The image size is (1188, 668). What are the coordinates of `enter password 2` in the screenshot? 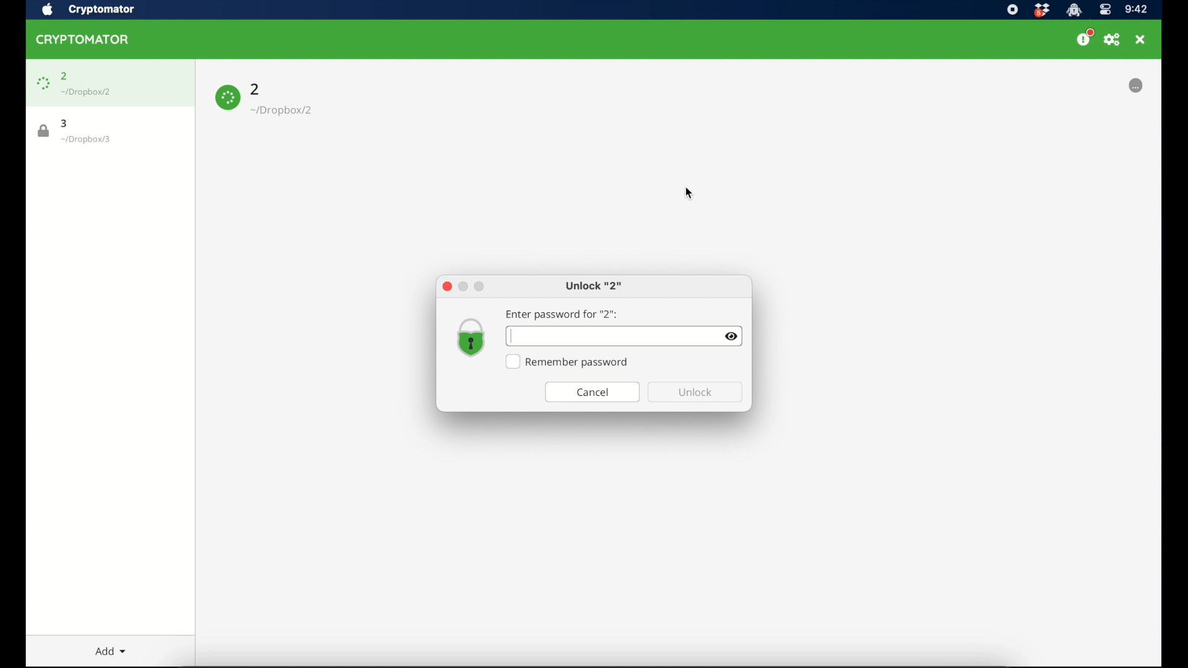 It's located at (562, 314).